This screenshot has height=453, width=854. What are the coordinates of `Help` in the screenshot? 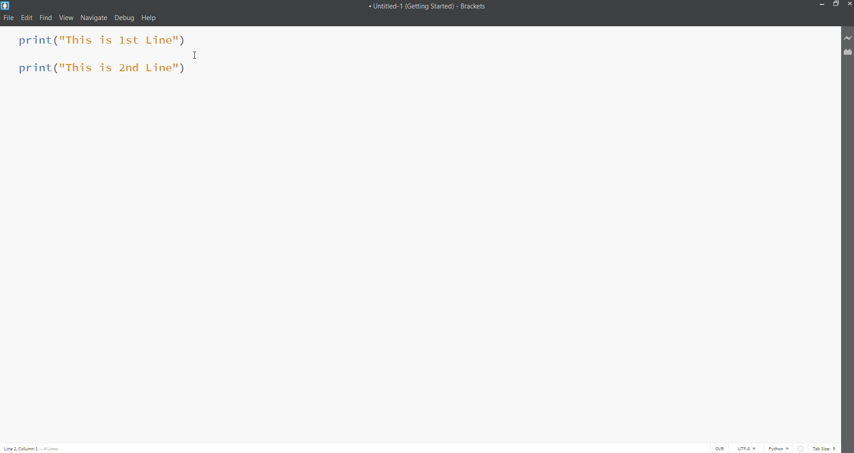 It's located at (151, 17).